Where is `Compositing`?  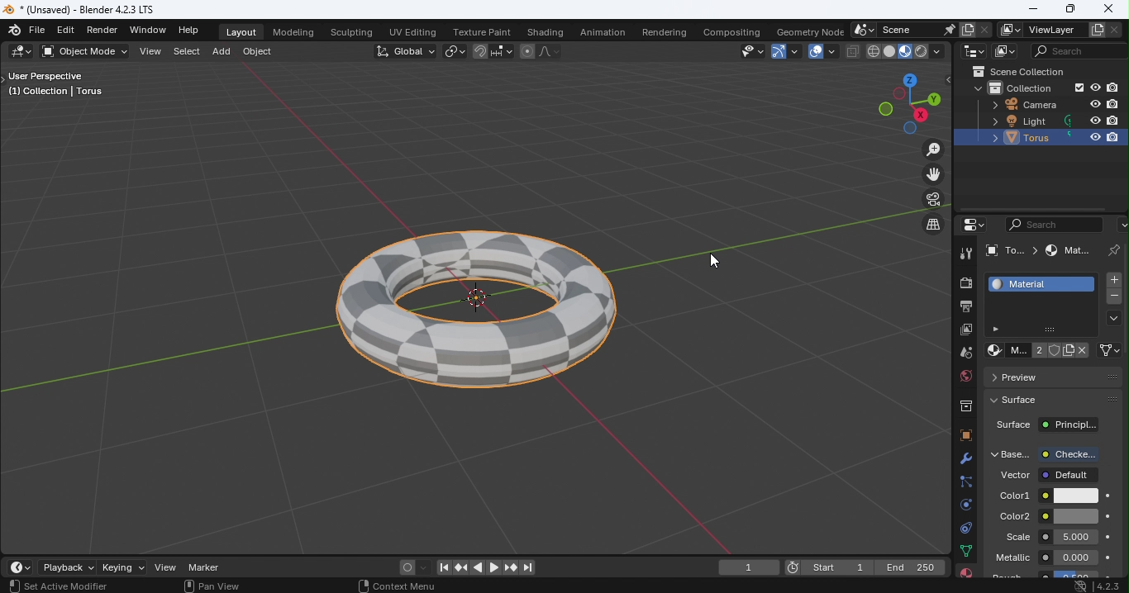 Compositing is located at coordinates (733, 33).